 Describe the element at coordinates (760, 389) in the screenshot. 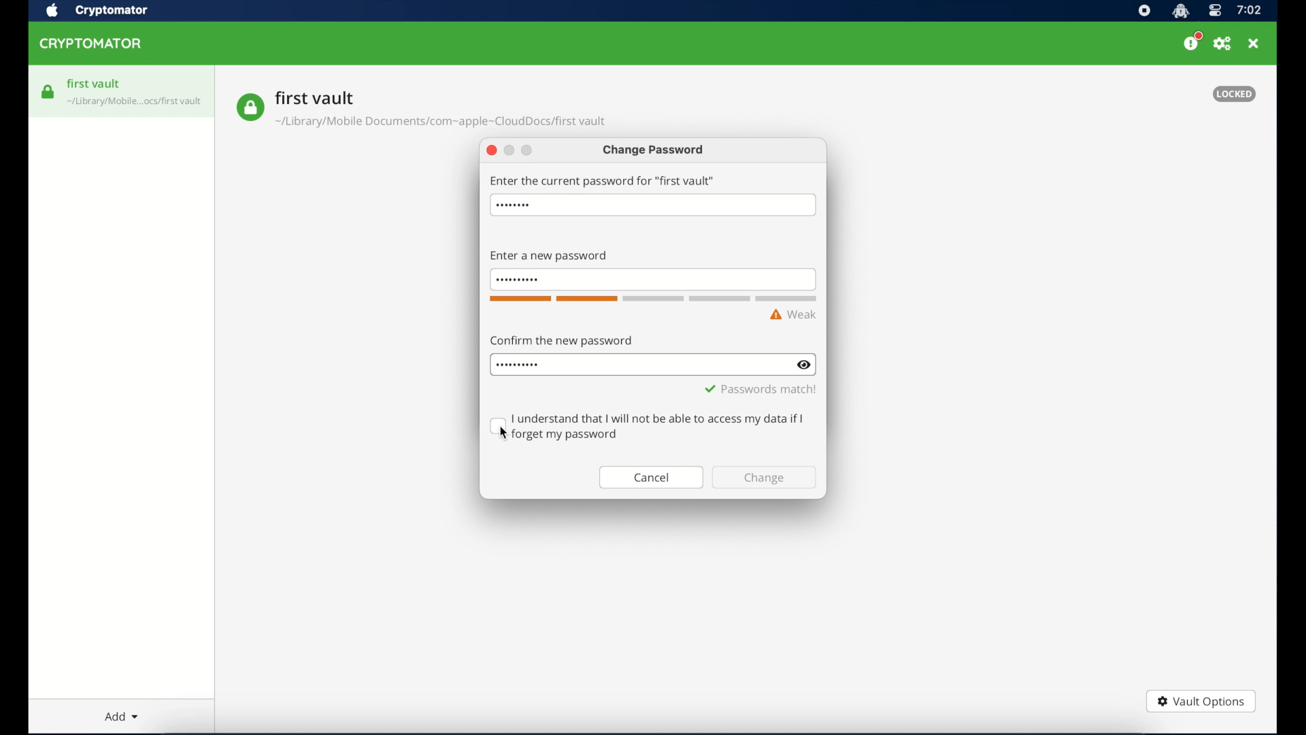

I see `passwords match` at that location.